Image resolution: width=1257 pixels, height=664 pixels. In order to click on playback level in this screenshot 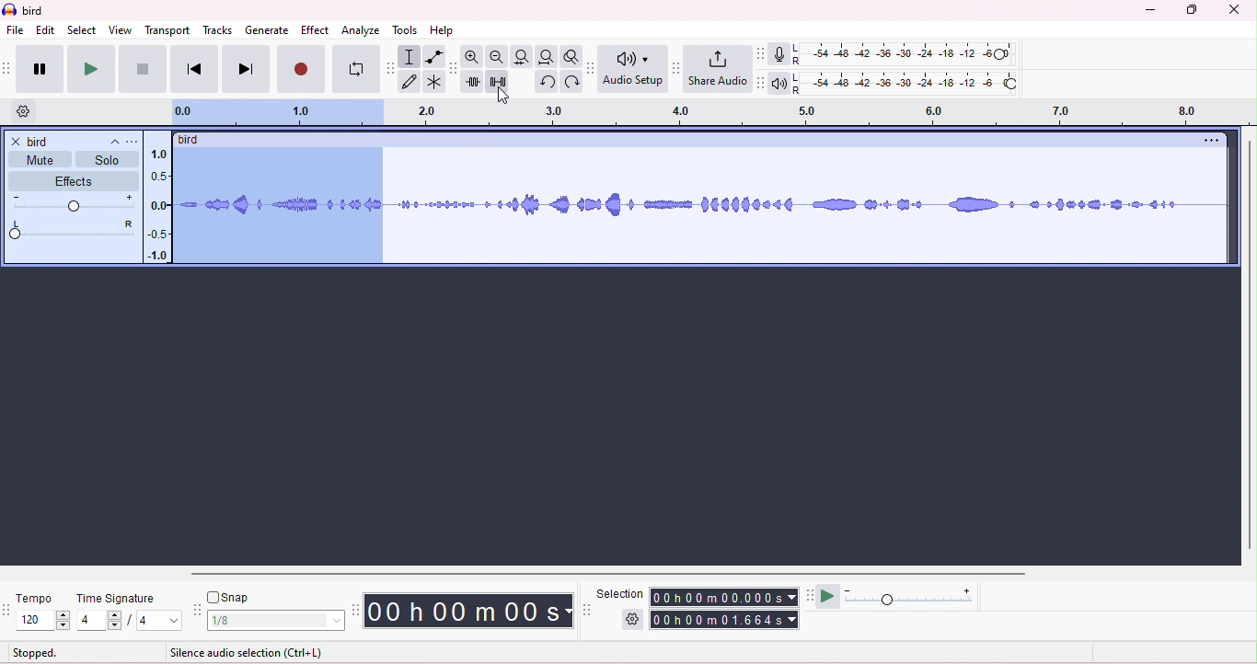, I will do `click(917, 83)`.